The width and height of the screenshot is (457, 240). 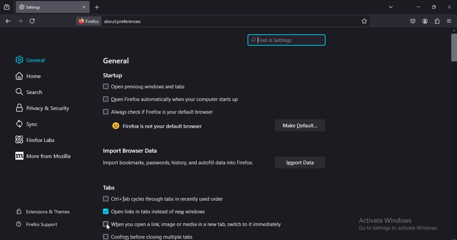 I want to click on When you open a link, image or media in a new tab, switch to it immediately, so click(x=190, y=224).